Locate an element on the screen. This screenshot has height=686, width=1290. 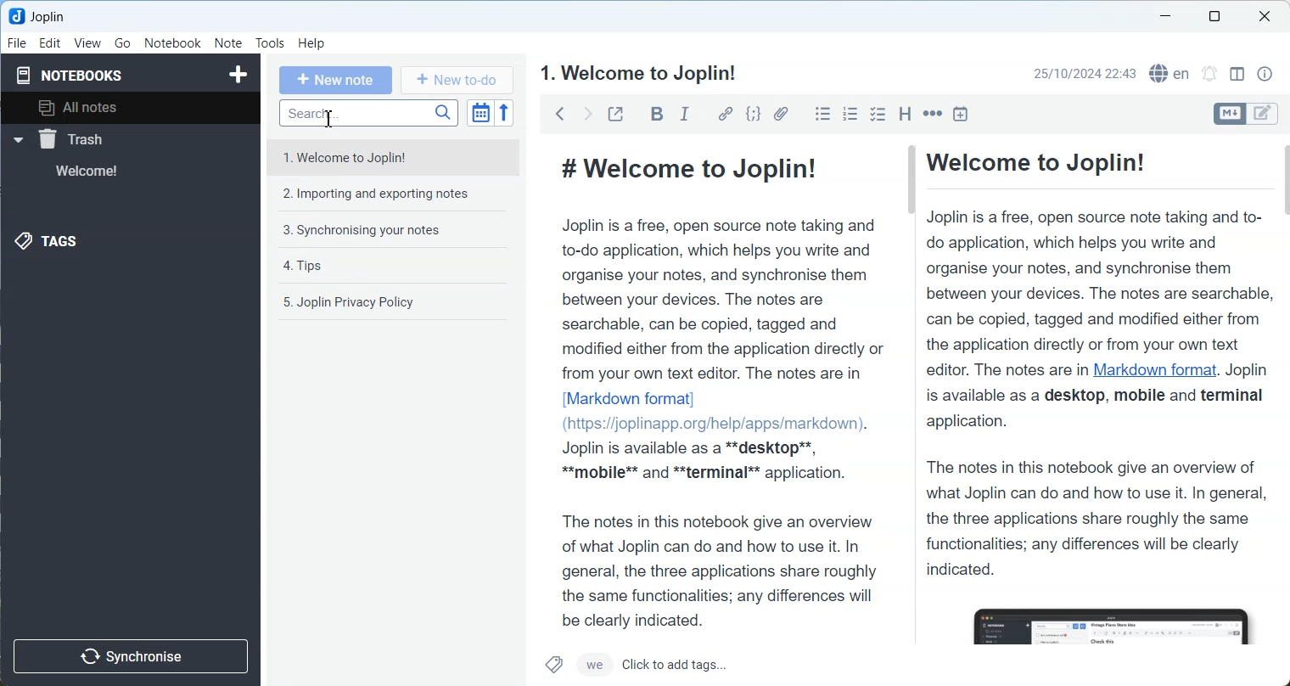
Cursor is located at coordinates (330, 119).